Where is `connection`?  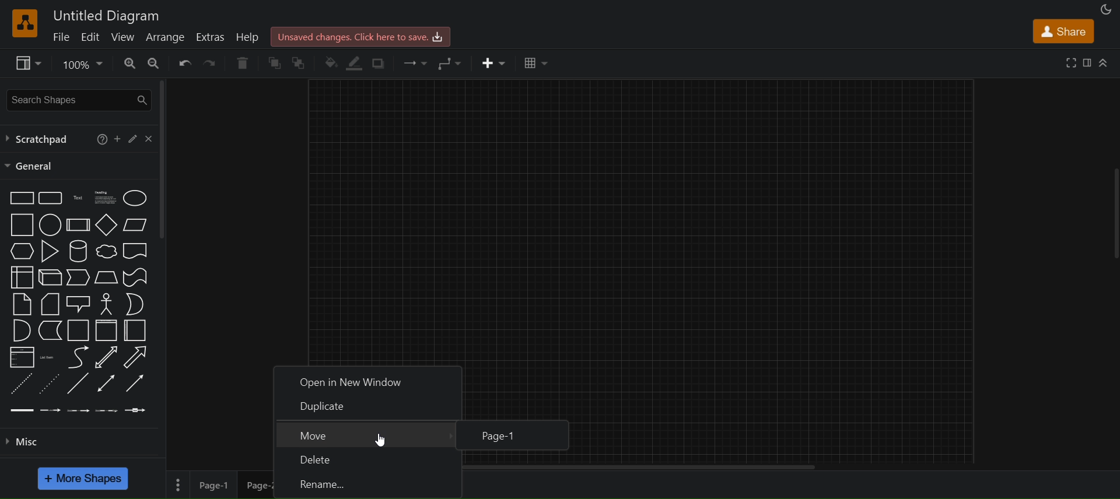 connection is located at coordinates (415, 62).